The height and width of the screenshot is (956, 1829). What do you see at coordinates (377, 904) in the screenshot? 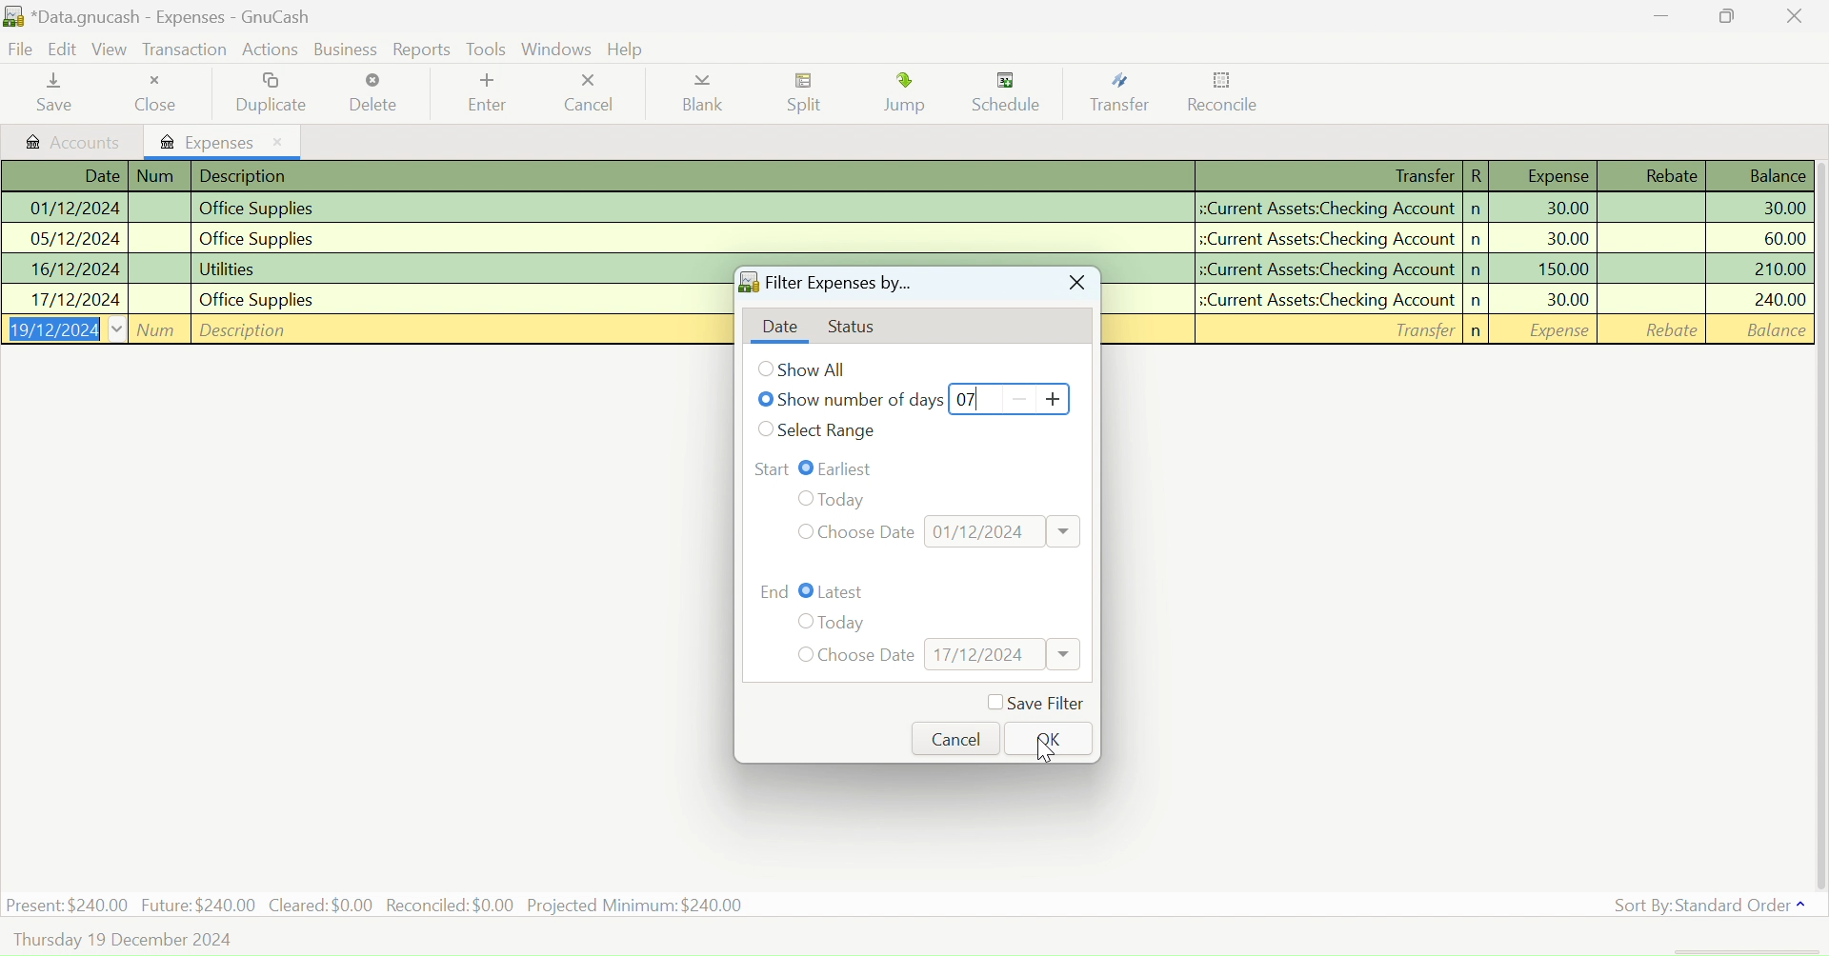
I see `Present: $240.00 Future:$240.00 Cleared: $0.00 Reconciled: $0.00 Projected Minimum: $240.00` at bounding box center [377, 904].